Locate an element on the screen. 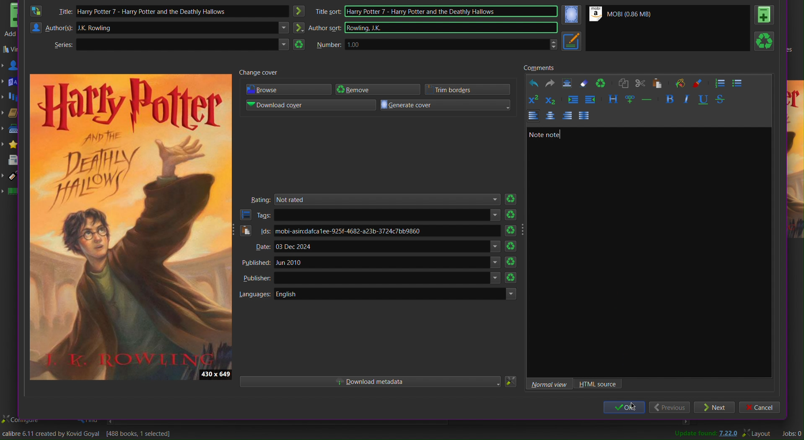  Ids is located at coordinates (255, 230).